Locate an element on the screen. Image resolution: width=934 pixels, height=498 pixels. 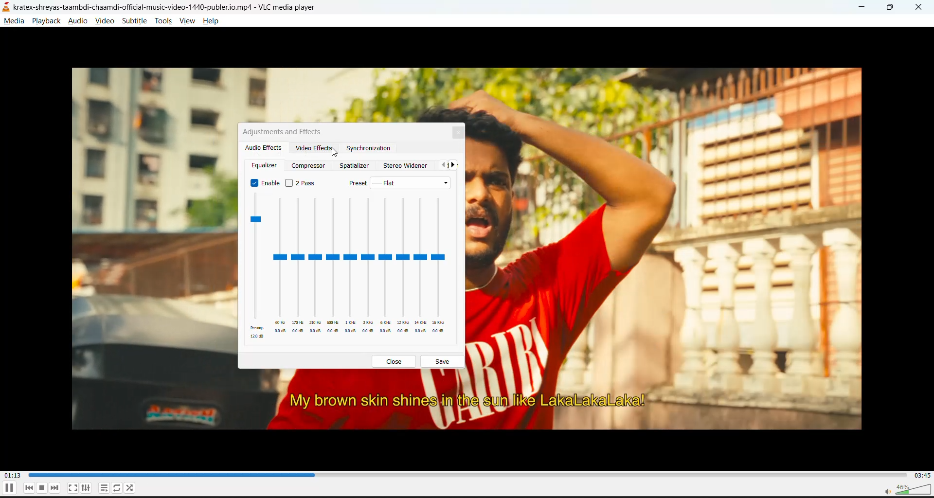
current track time is located at coordinates (14, 474).